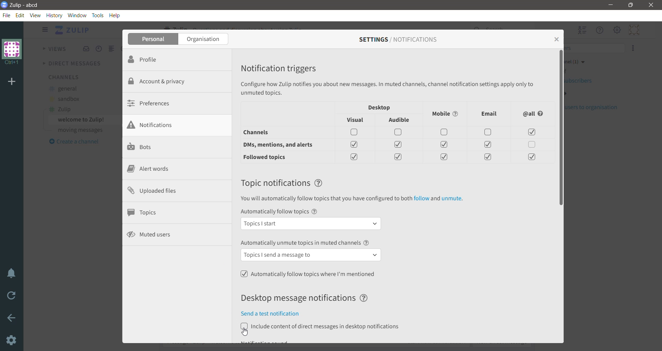  What do you see at coordinates (23, 5) in the screenshot?
I see `Application Logo and Name - Organization Name` at bounding box center [23, 5].